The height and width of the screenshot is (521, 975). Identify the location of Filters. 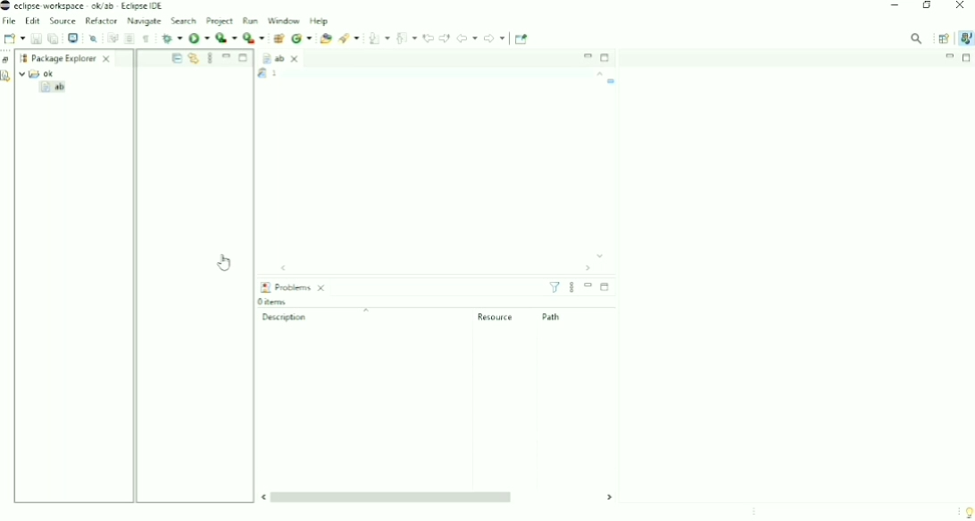
(554, 287).